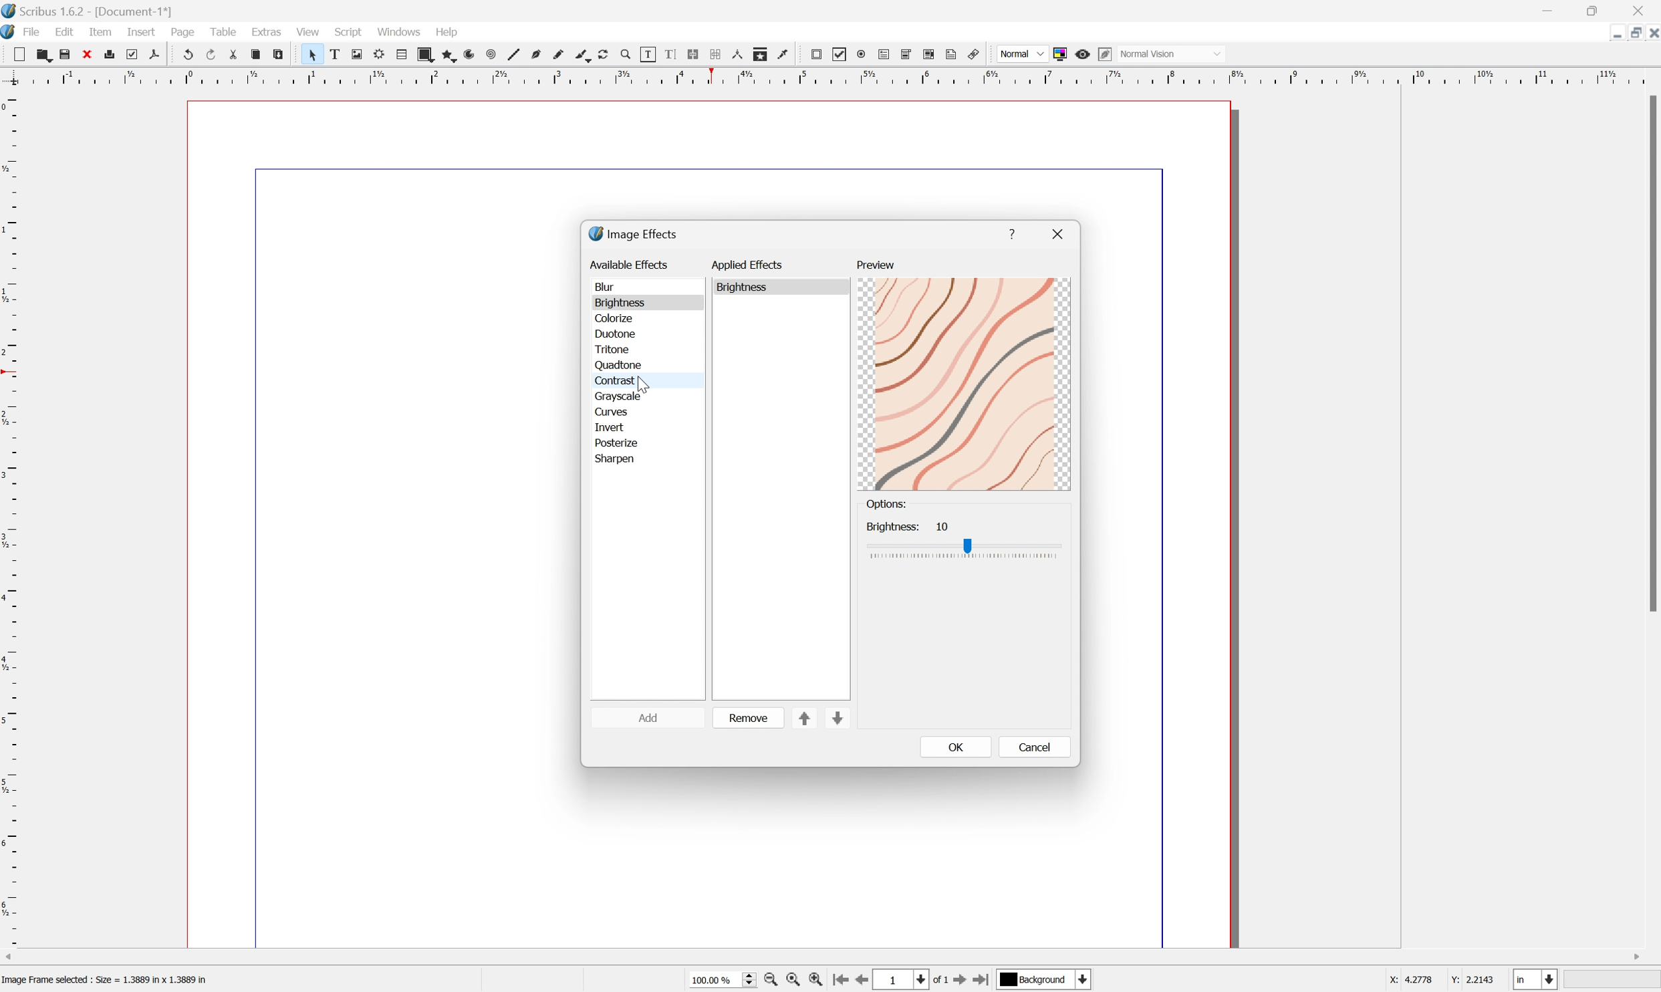 This screenshot has width=1661, height=992. Describe the element at coordinates (630, 264) in the screenshot. I see `available effects` at that location.